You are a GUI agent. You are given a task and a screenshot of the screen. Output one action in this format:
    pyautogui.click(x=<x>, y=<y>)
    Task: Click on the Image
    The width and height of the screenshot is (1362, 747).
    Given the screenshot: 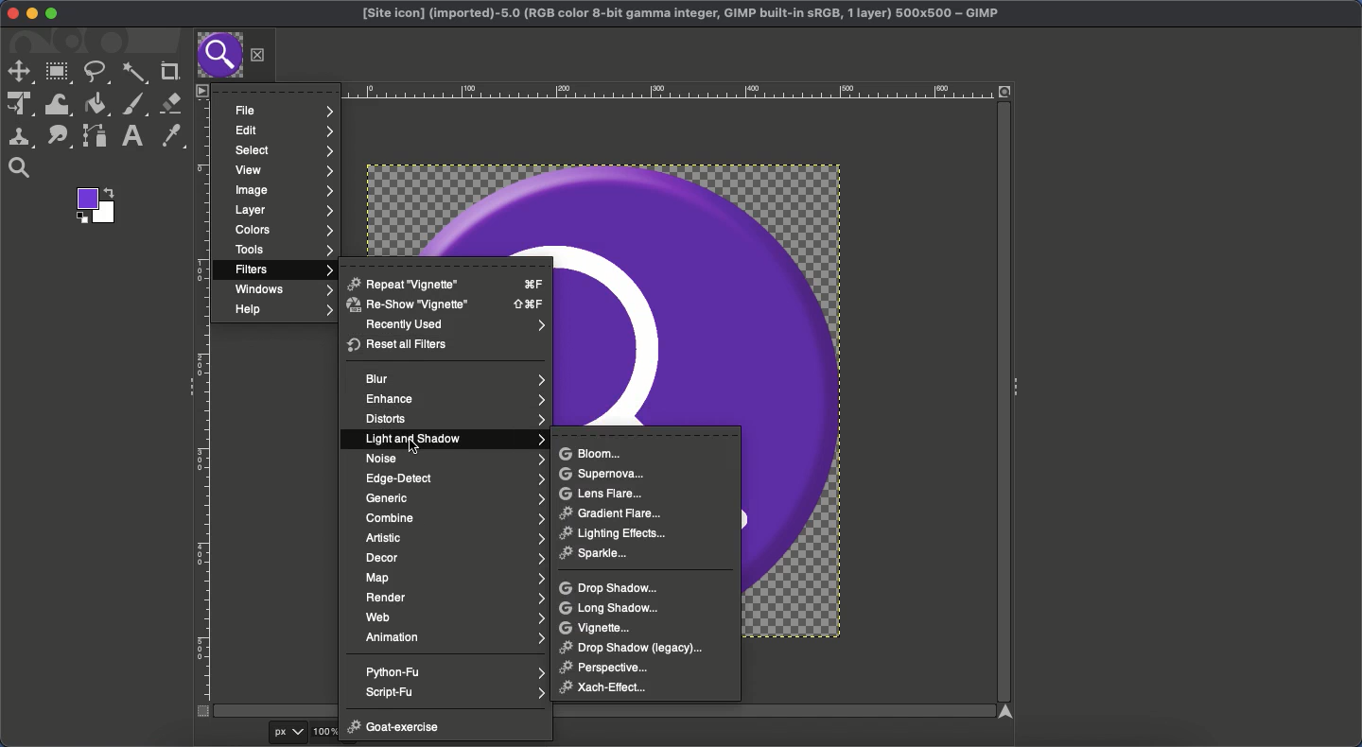 What is the action you would take?
    pyautogui.click(x=284, y=189)
    